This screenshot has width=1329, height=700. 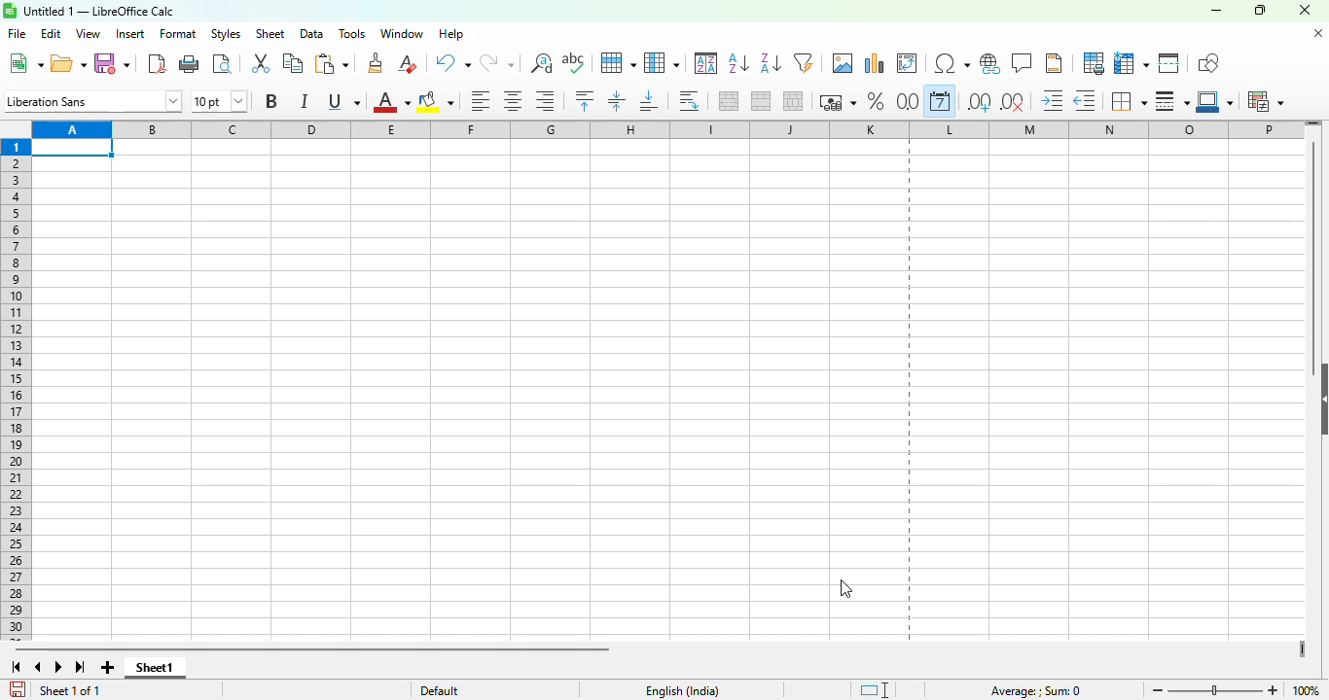 I want to click on column, so click(x=662, y=63).